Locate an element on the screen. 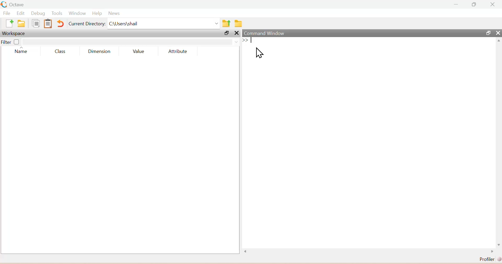 This screenshot has height=264, width=502. open an existing file in directory is located at coordinates (23, 23).